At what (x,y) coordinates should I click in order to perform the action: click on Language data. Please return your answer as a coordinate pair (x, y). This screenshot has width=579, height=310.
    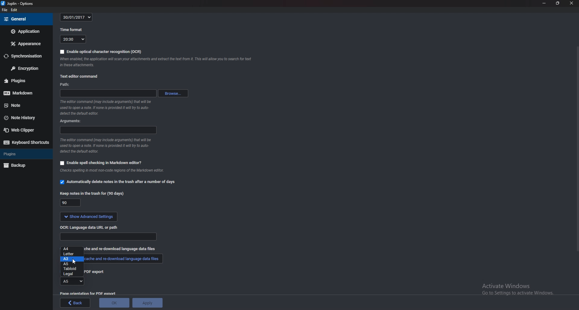
    Looking at the image, I should click on (109, 237).